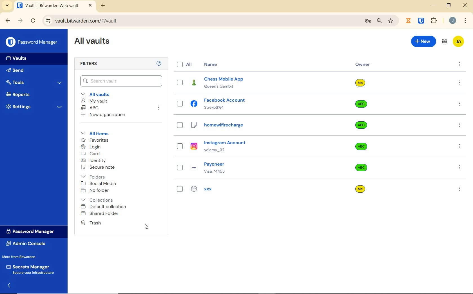 This screenshot has width=473, height=294. What do you see at coordinates (258, 168) in the screenshot?
I see `payoneer` at bounding box center [258, 168].